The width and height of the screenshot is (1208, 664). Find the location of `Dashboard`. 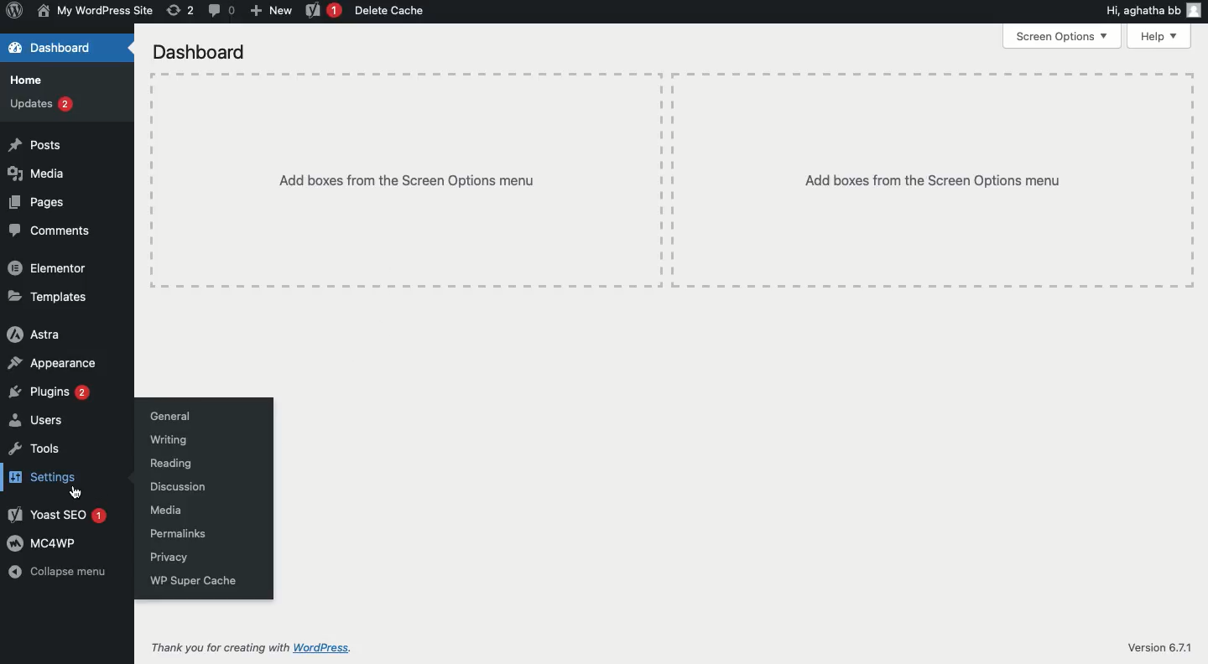

Dashboard is located at coordinates (51, 48).